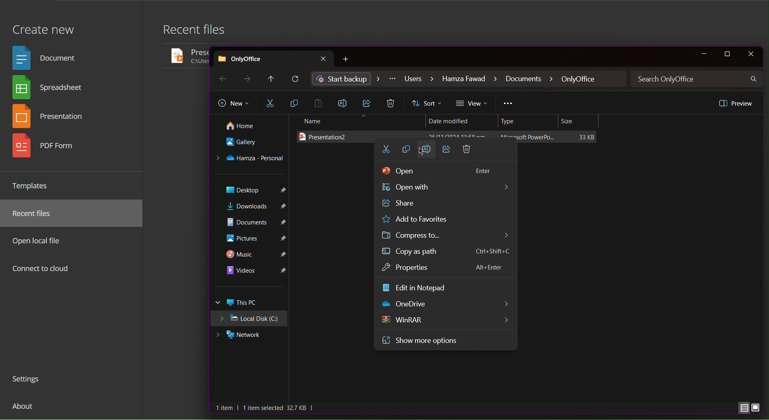 The width and height of the screenshot is (769, 420). What do you see at coordinates (43, 25) in the screenshot?
I see `Create New` at bounding box center [43, 25].